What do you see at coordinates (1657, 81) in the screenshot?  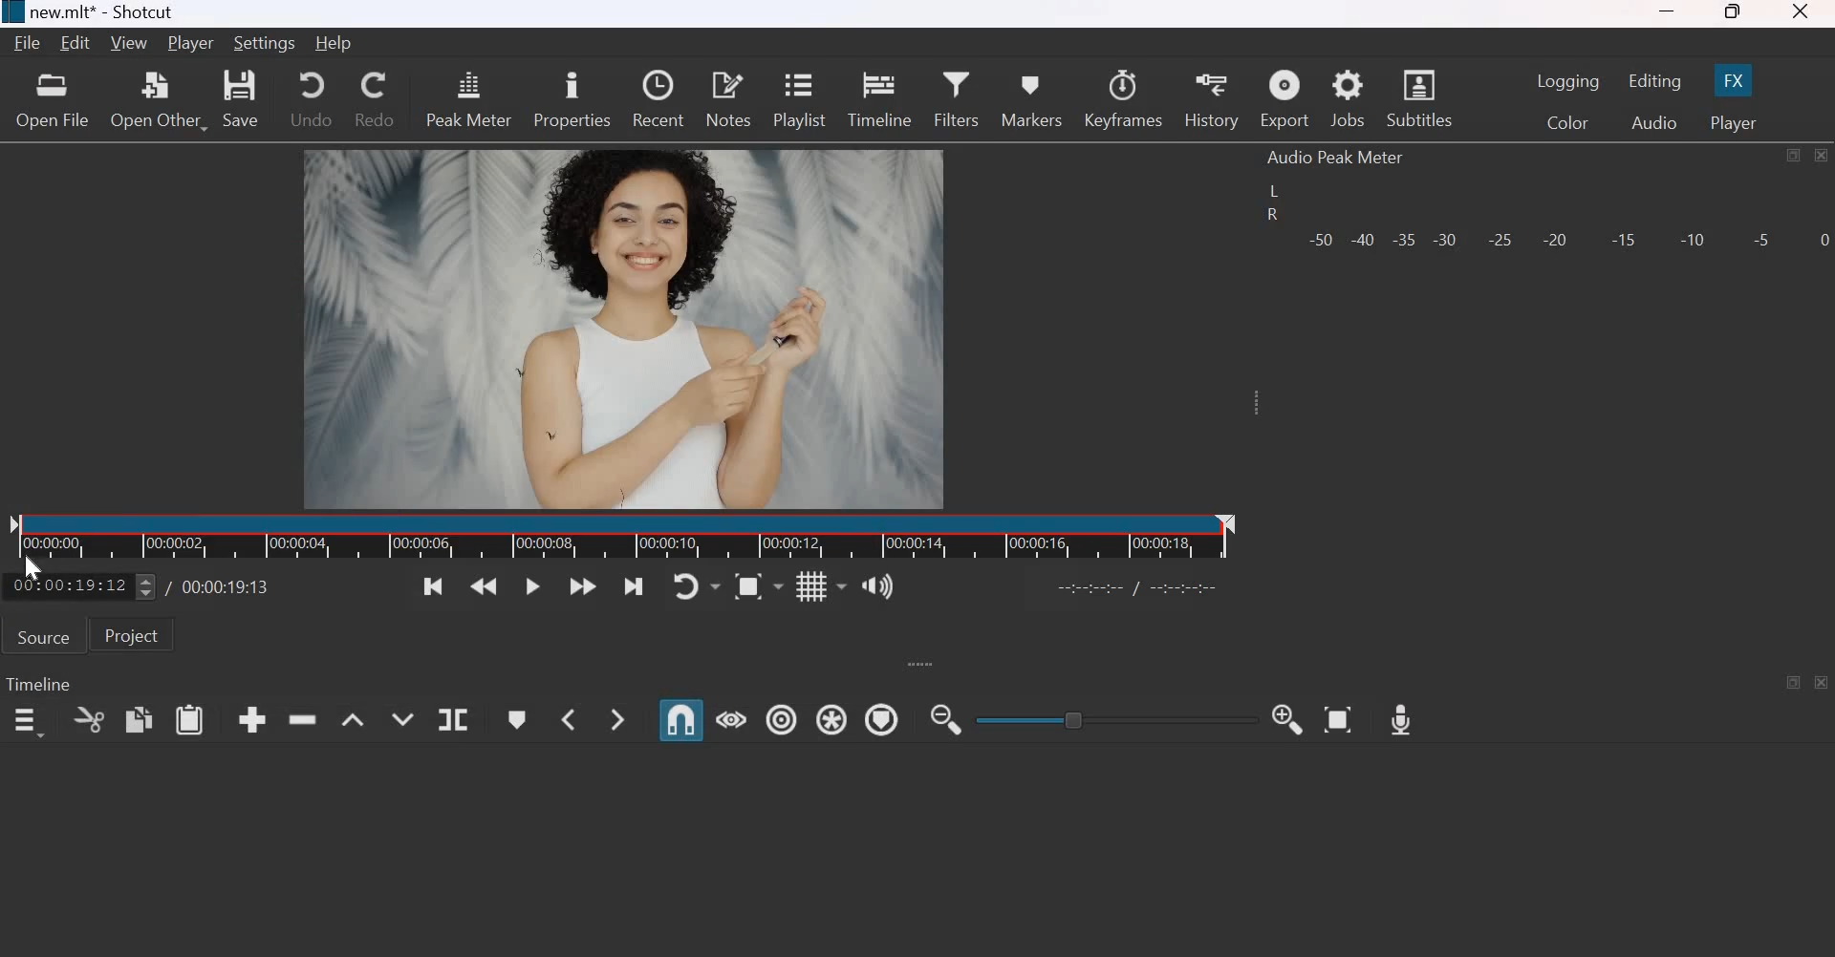 I see `Editing` at bounding box center [1657, 81].